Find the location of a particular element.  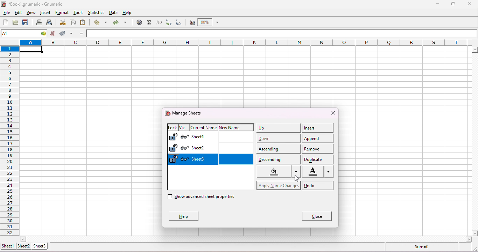

go to is located at coordinates (44, 34).